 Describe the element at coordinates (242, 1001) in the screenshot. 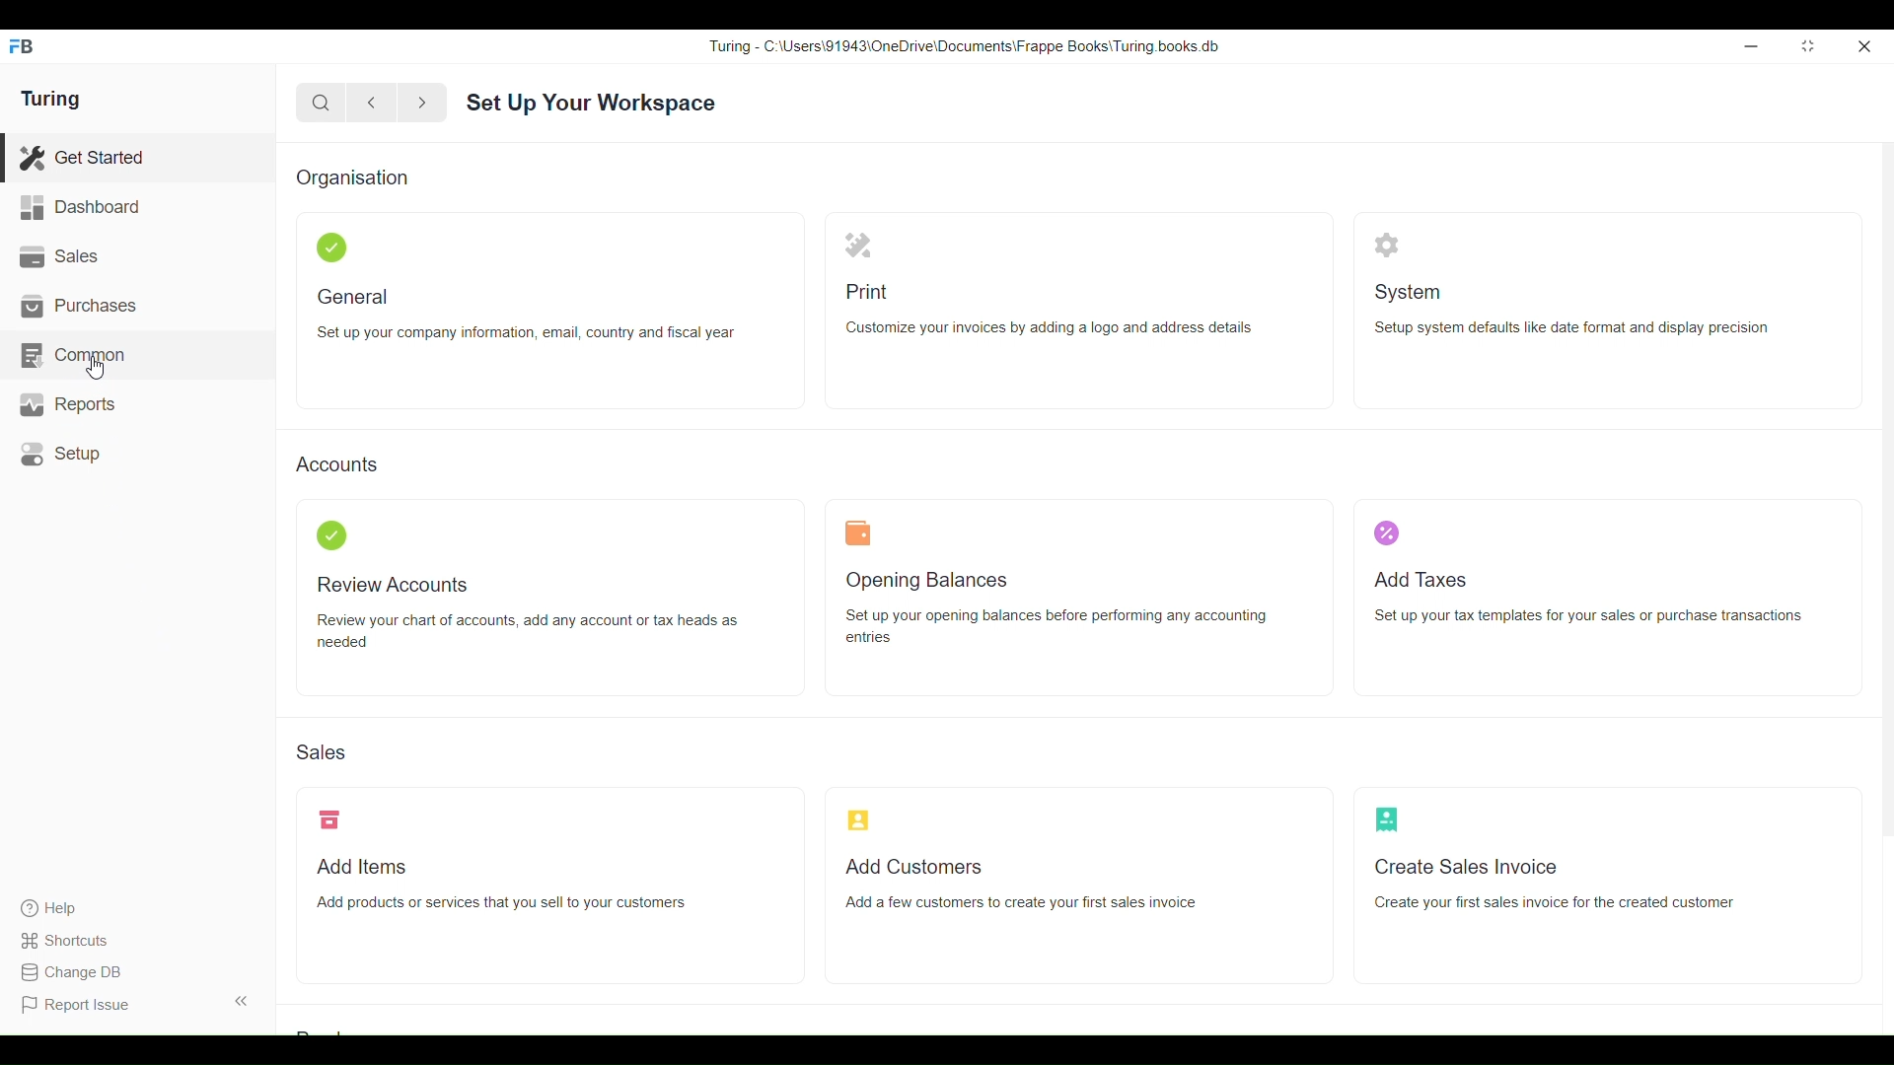

I see `Collapse sidebar` at that location.